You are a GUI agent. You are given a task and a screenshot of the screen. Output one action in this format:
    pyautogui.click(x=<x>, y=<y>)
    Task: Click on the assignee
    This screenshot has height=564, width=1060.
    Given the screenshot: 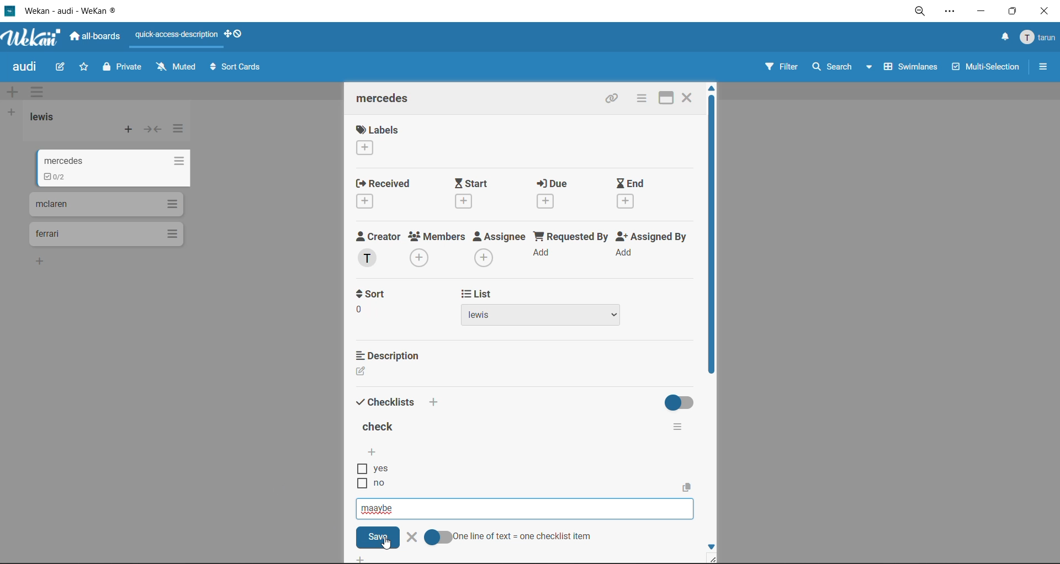 What is the action you would take?
    pyautogui.click(x=499, y=238)
    